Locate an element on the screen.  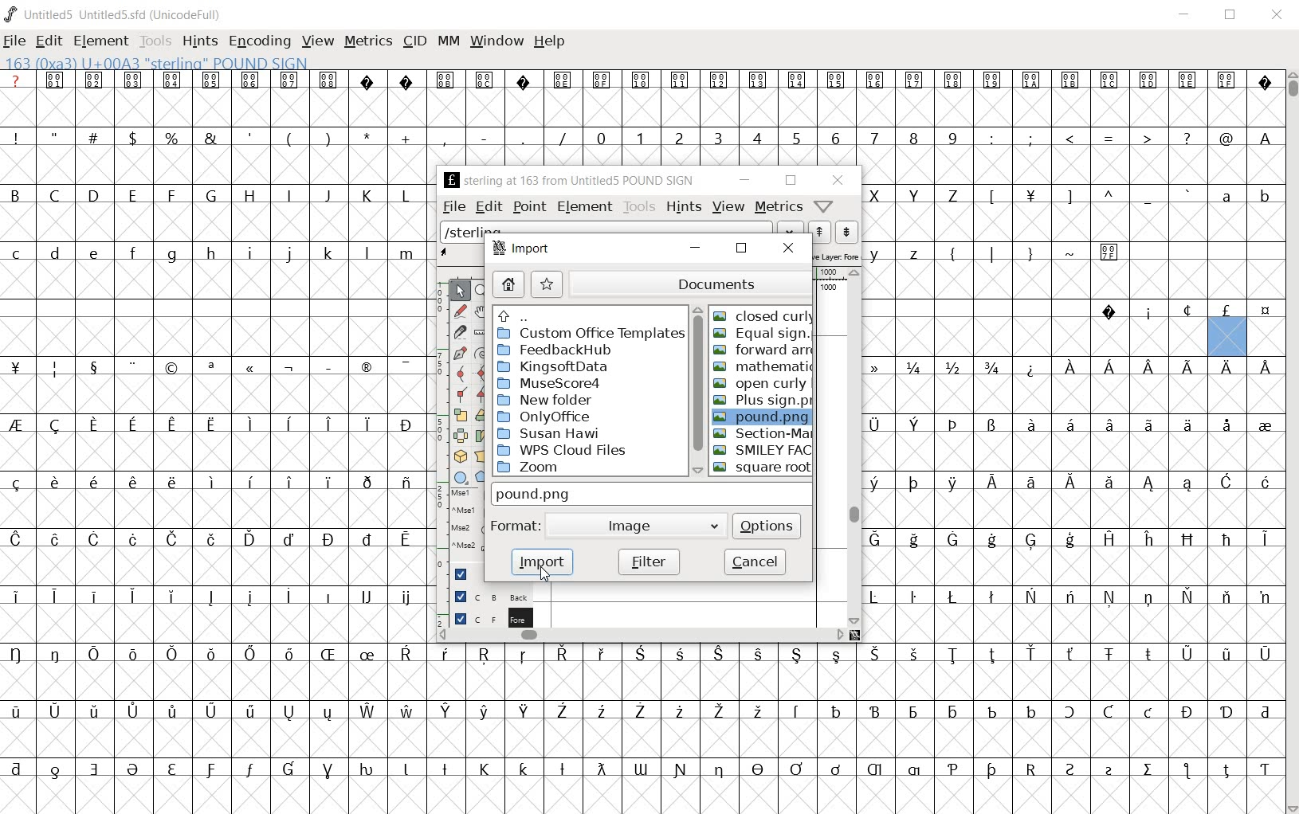
show the next word list is located at coordinates (846, 233).